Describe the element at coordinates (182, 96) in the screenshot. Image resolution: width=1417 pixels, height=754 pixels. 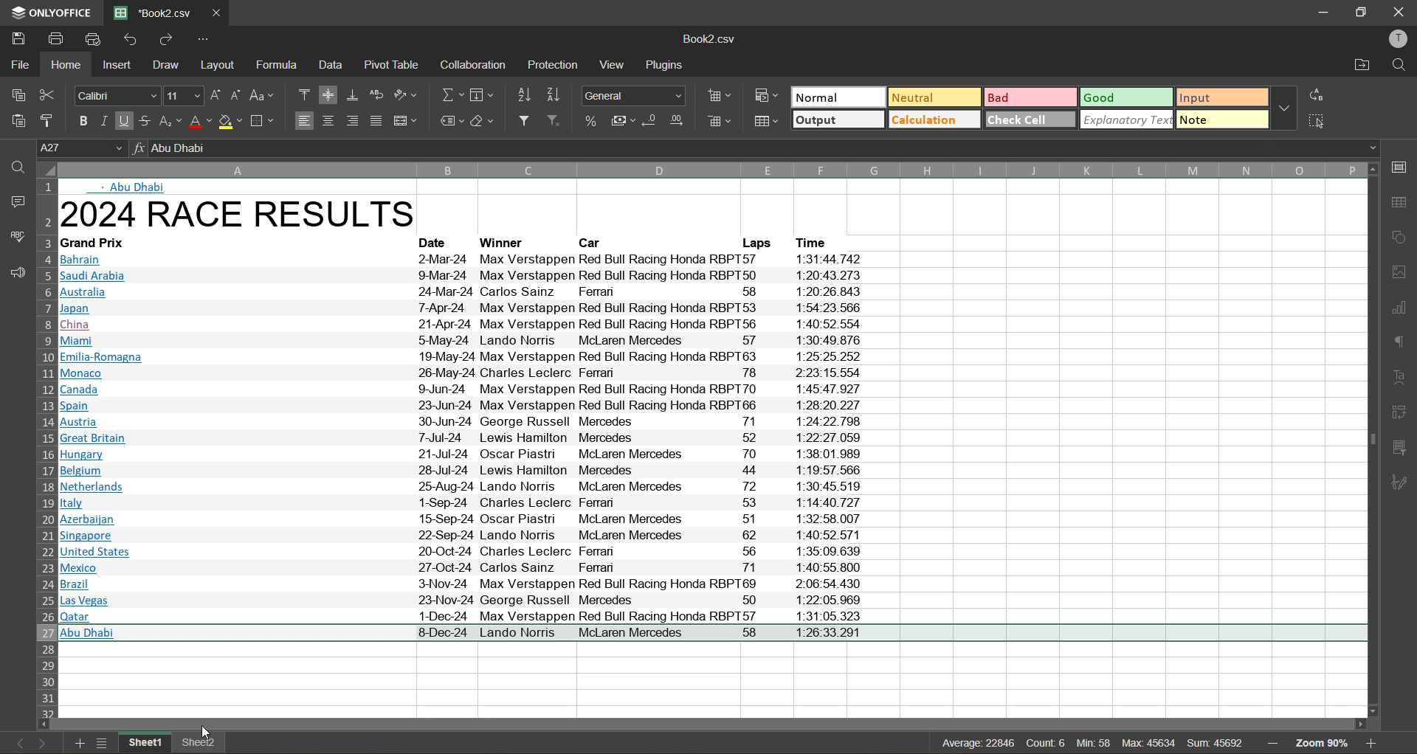
I see `font size` at that location.